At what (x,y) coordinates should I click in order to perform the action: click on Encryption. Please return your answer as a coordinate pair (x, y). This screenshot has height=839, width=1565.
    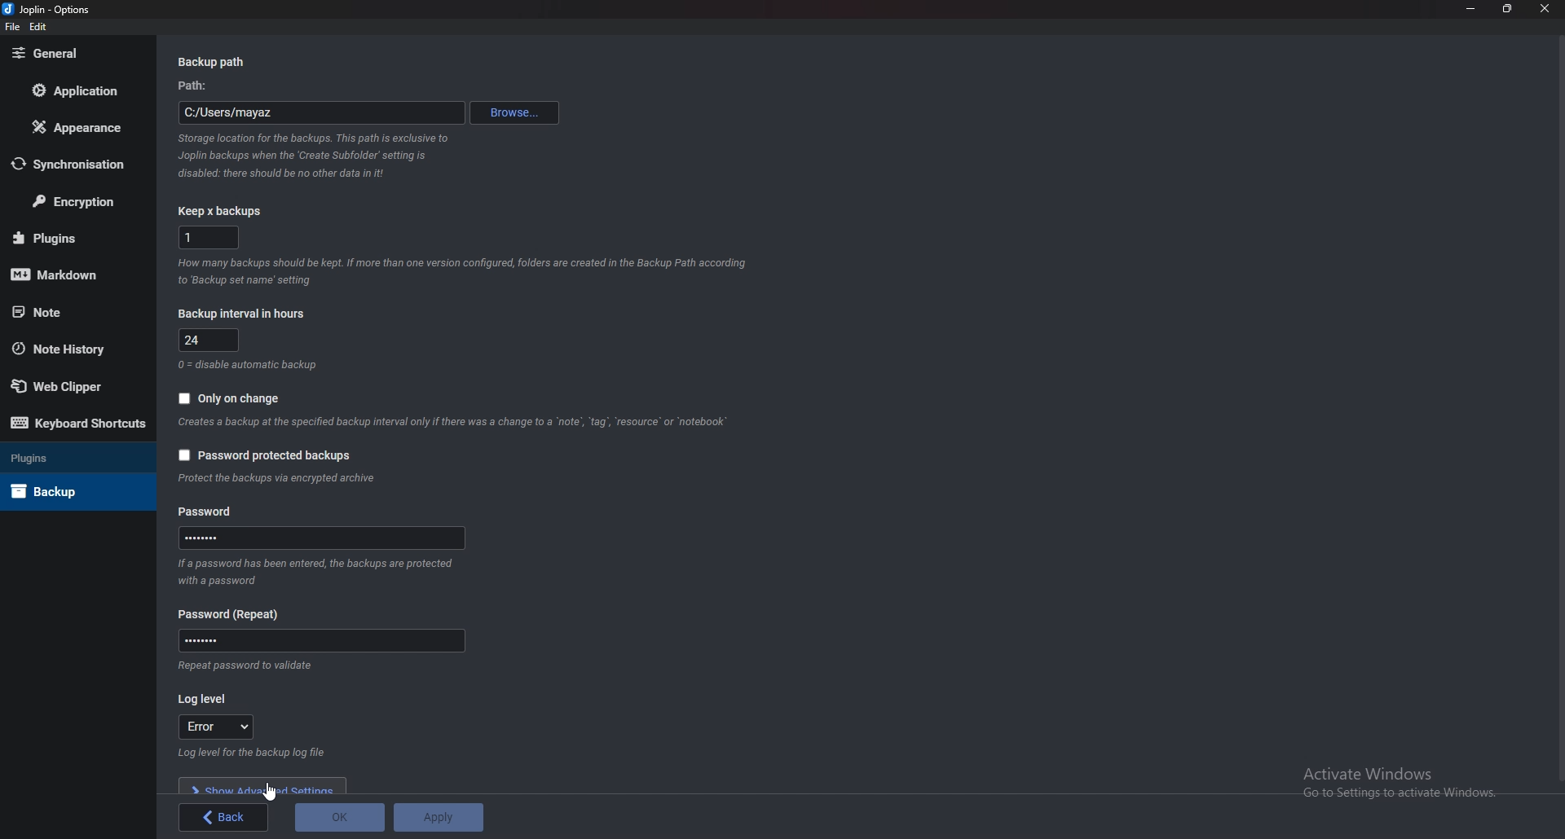
    Looking at the image, I should click on (76, 201).